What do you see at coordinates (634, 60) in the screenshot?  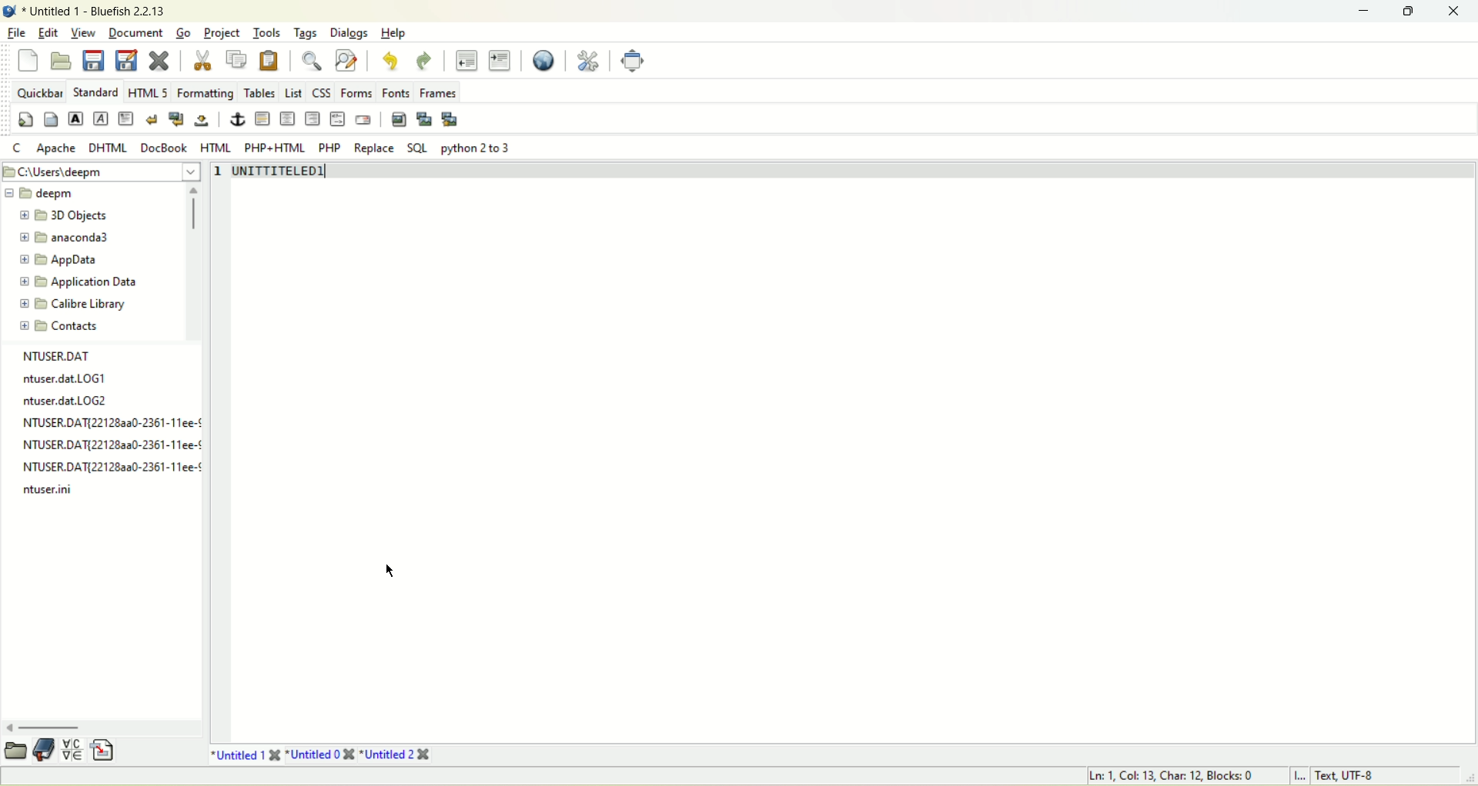 I see `fullscreen ` at bounding box center [634, 60].